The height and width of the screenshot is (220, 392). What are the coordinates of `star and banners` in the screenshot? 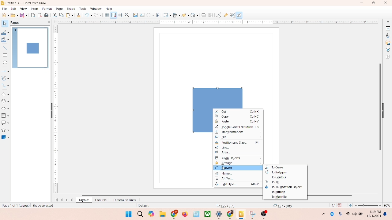 It's located at (6, 130).